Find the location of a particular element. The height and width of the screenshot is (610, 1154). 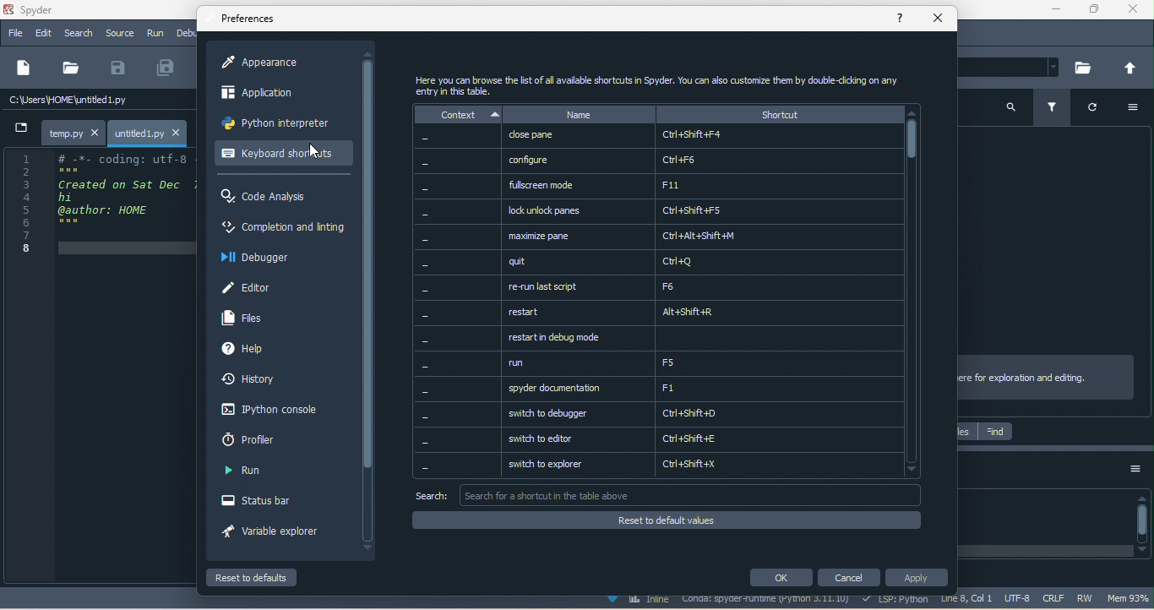

ok is located at coordinates (780, 578).